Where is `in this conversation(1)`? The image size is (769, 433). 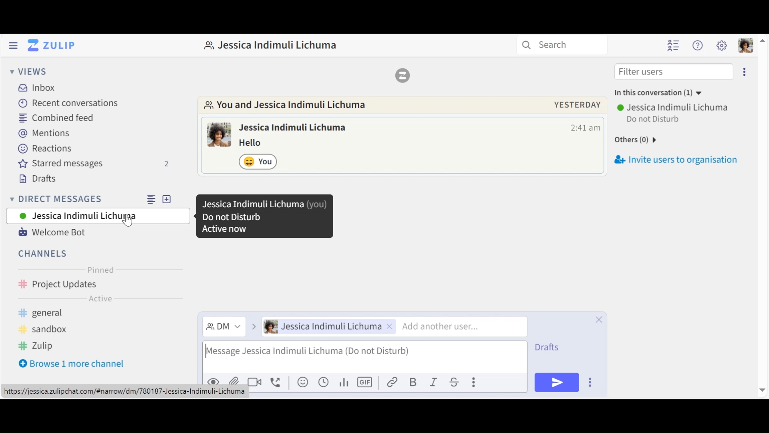
in this conversation(1) is located at coordinates (665, 93).